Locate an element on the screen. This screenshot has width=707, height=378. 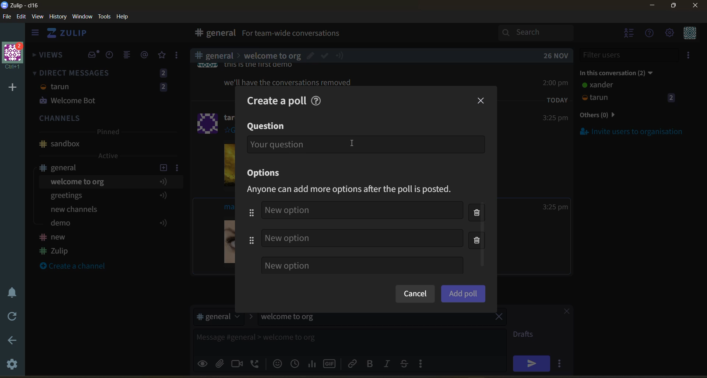
settings is located at coordinates (13, 365).